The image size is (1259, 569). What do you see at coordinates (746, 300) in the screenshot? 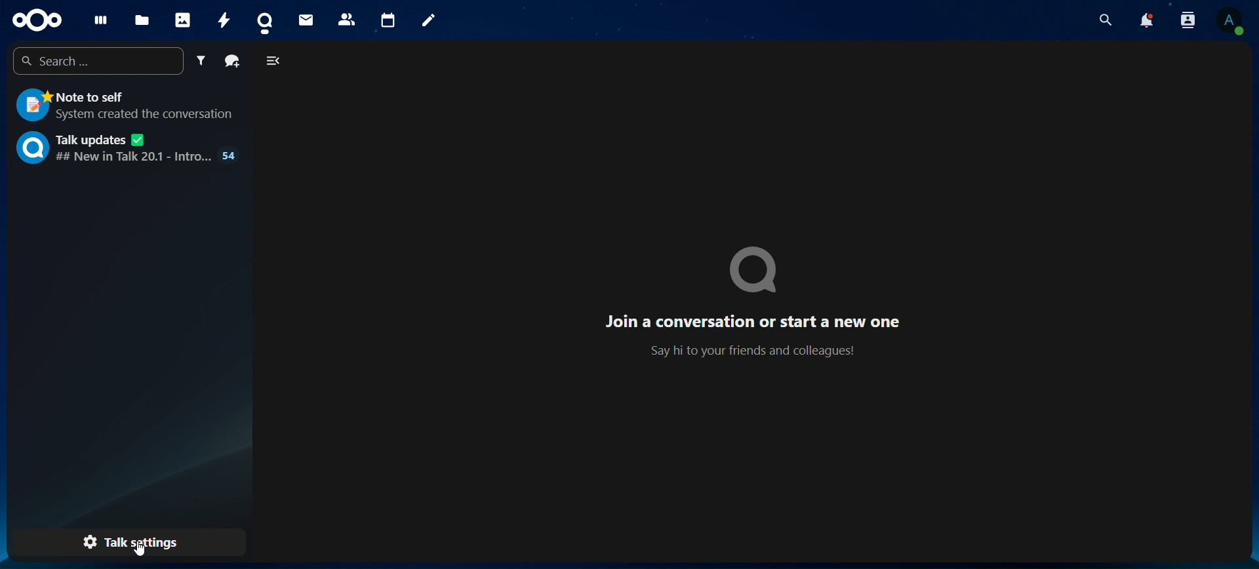
I see `Join conversation or start a new one   Say hi to your friends and colleagues!` at bounding box center [746, 300].